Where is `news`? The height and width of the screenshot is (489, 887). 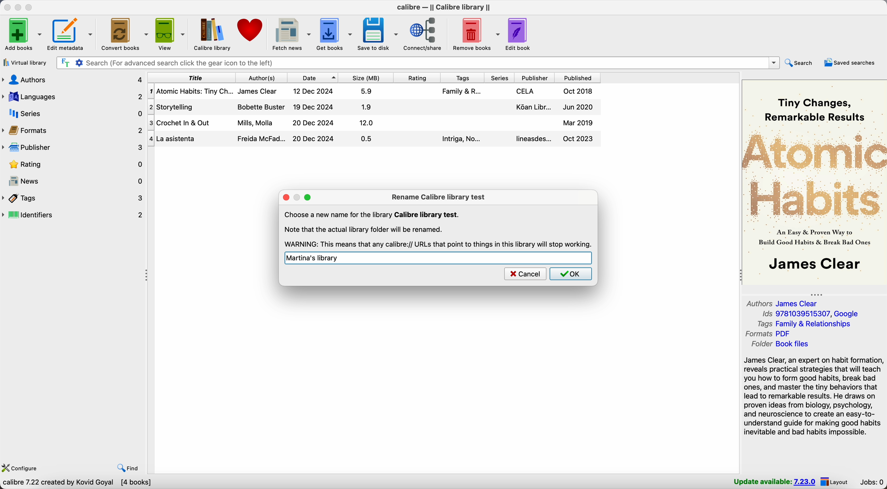 news is located at coordinates (73, 182).